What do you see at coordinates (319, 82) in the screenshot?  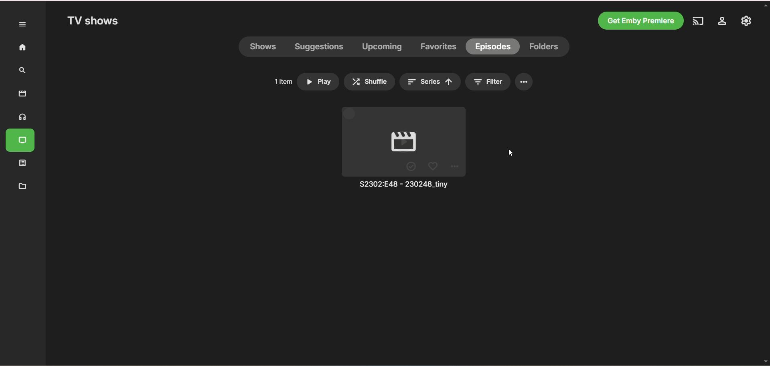 I see `» Play` at bounding box center [319, 82].